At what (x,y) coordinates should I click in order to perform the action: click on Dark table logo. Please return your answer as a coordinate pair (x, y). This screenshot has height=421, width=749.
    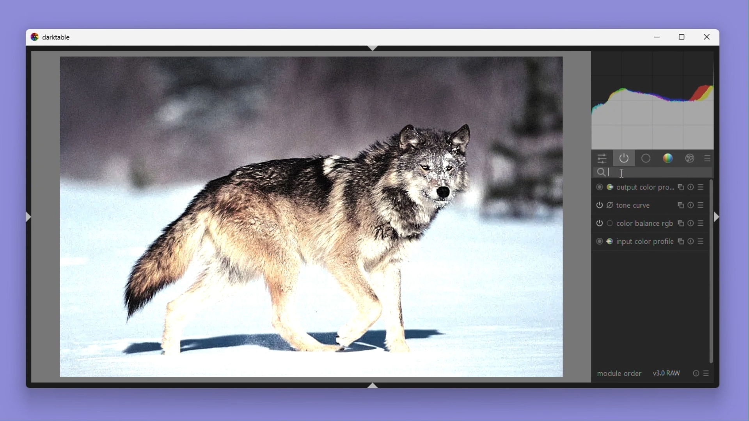
    Looking at the image, I should click on (57, 37).